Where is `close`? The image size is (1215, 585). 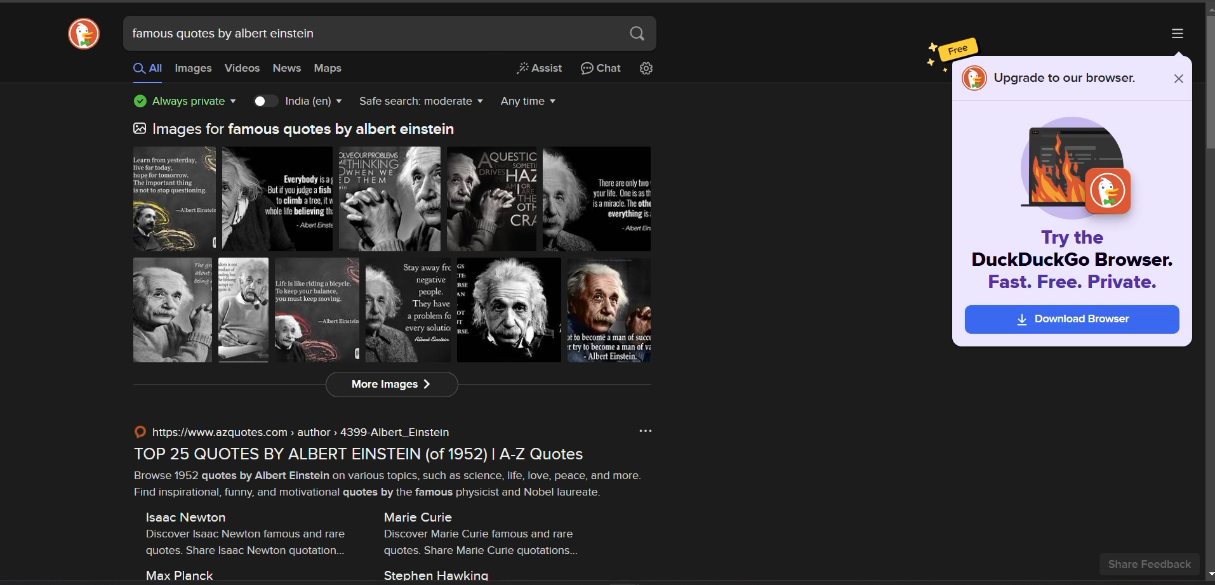 close is located at coordinates (1181, 79).